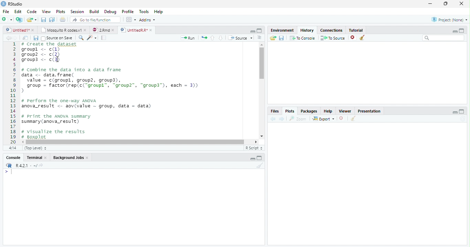 This screenshot has width=470, height=247. Describe the element at coordinates (261, 90) in the screenshot. I see `Scrollbar` at that location.